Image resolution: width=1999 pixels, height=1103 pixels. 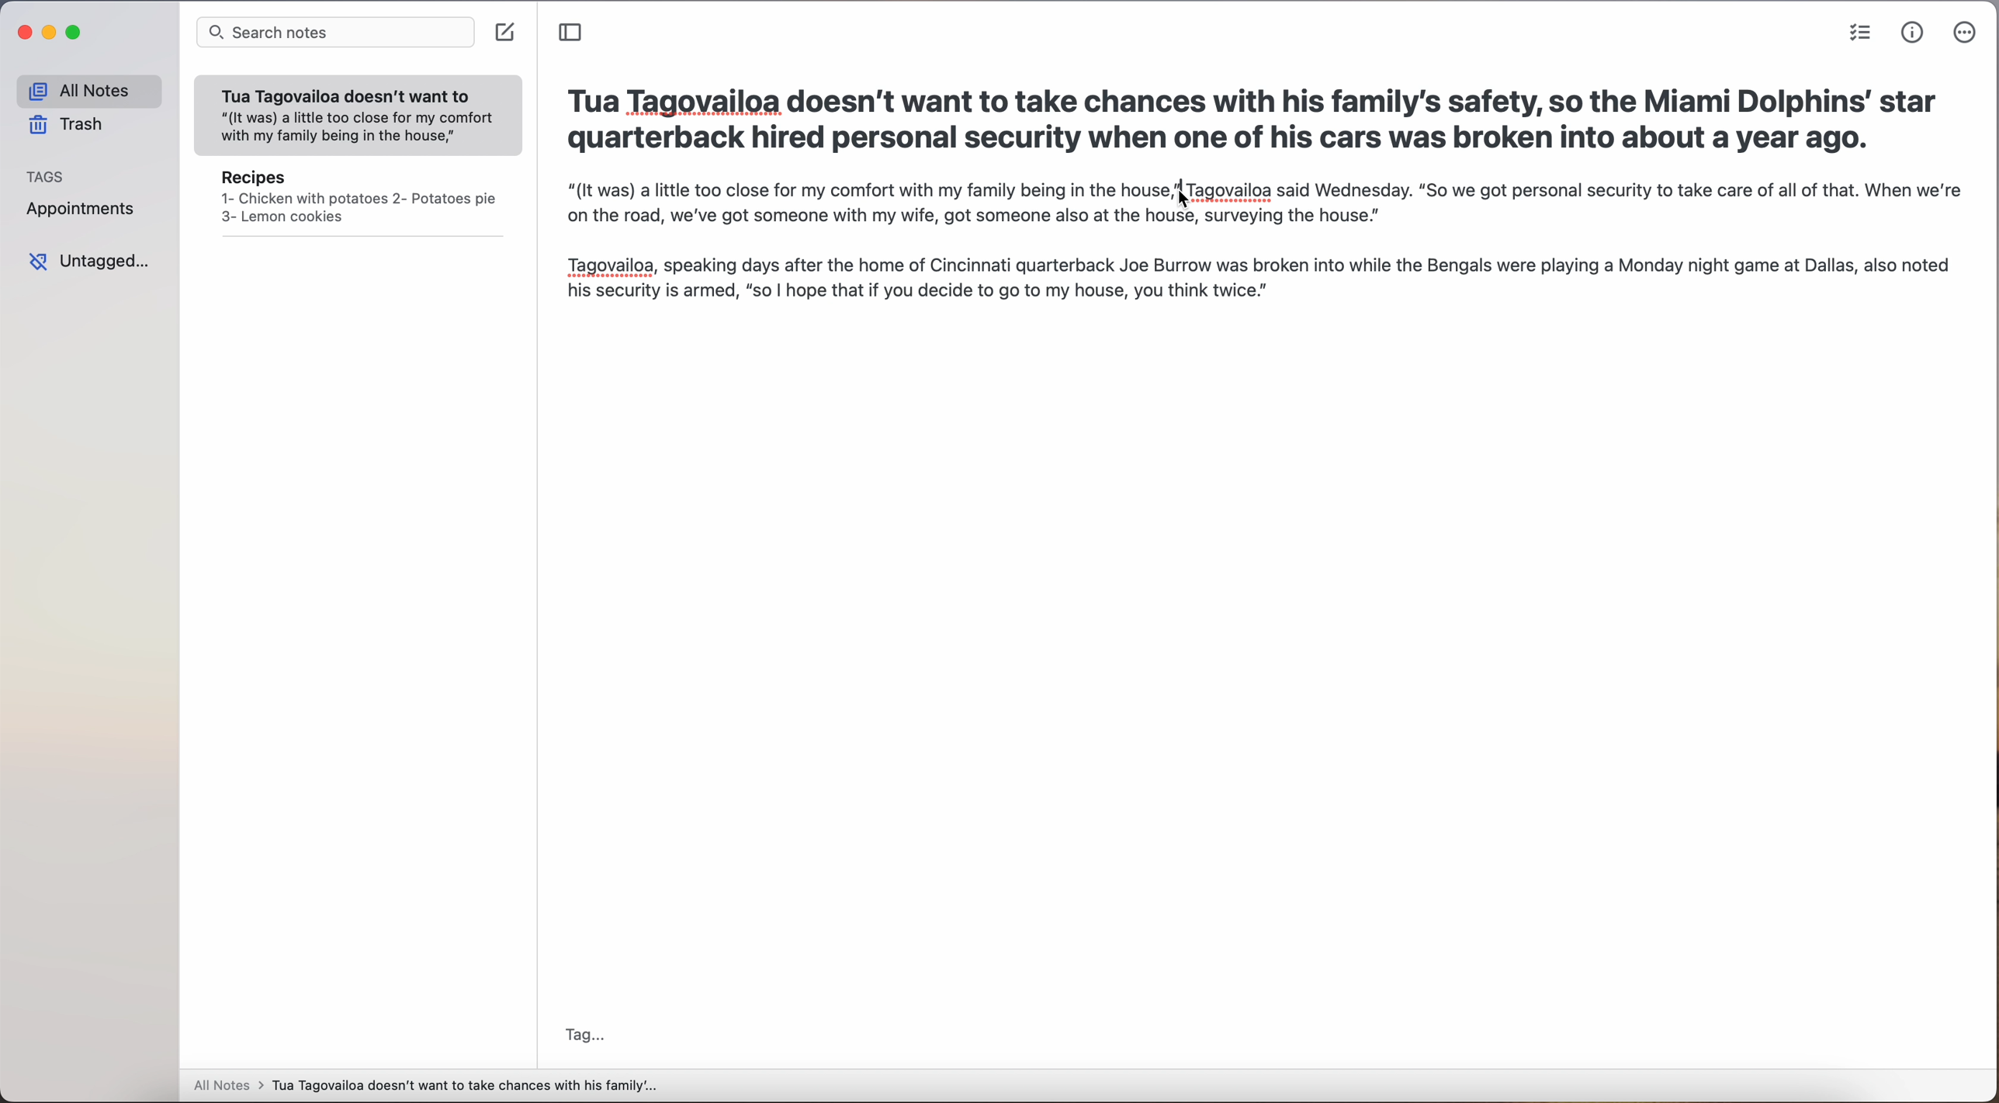 I want to click on trash, so click(x=68, y=124).